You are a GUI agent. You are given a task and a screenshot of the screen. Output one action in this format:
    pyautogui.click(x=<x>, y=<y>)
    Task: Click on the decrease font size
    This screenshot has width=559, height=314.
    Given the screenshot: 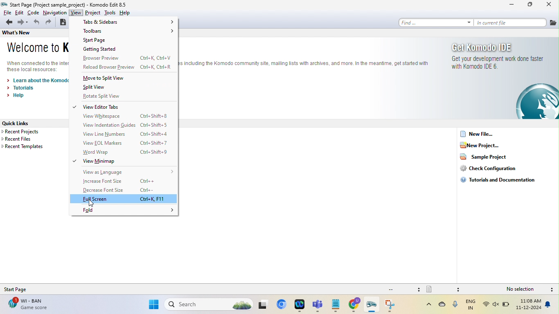 What is the action you would take?
    pyautogui.click(x=123, y=191)
    